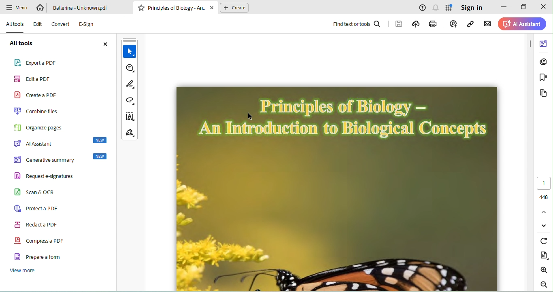 The image size is (553, 292). What do you see at coordinates (544, 284) in the screenshot?
I see `zoom out` at bounding box center [544, 284].